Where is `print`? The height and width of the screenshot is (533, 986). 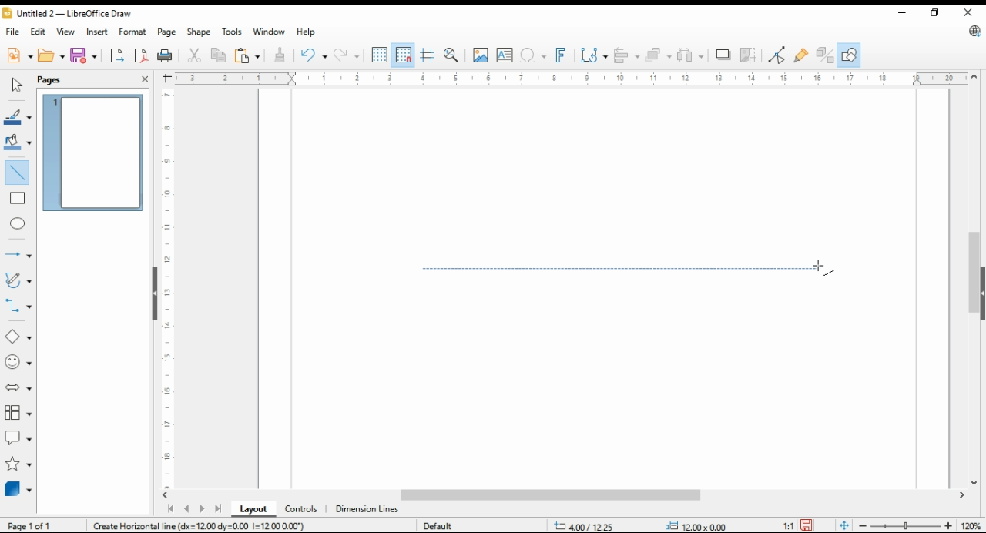 print is located at coordinates (166, 55).